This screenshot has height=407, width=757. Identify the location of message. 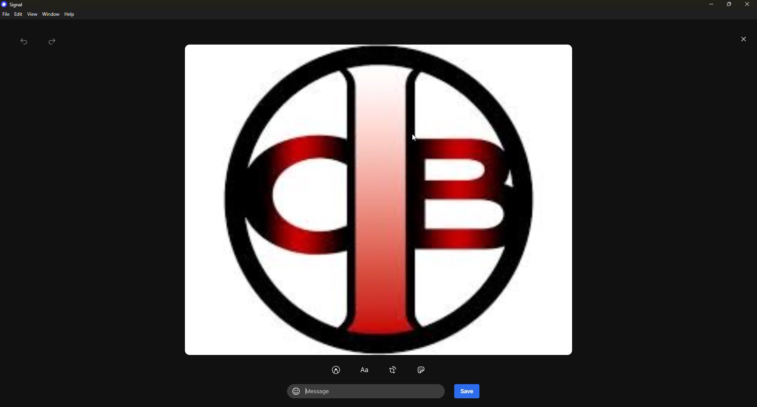
(325, 392).